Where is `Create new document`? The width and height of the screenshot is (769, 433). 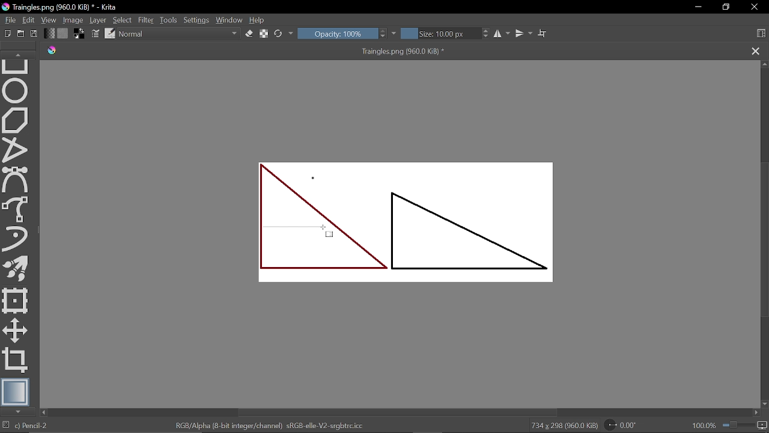 Create new document is located at coordinates (6, 33).